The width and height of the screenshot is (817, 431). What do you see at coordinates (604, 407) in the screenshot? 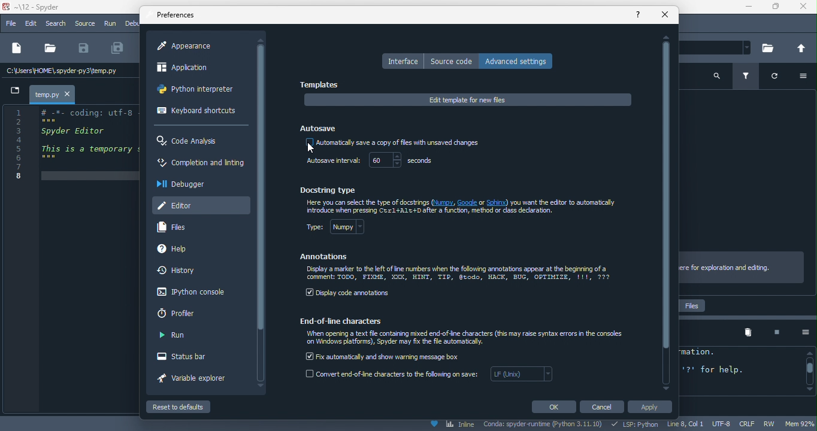
I see `cancel` at bounding box center [604, 407].